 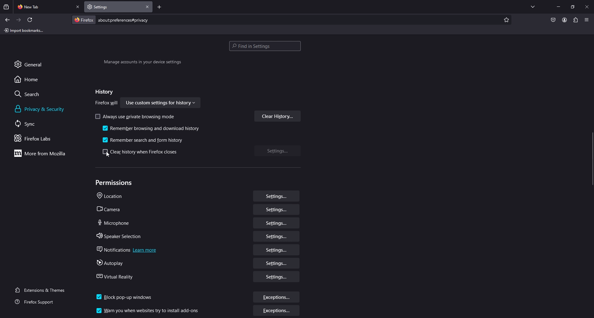 What do you see at coordinates (573, 7) in the screenshot?
I see `resize` at bounding box center [573, 7].